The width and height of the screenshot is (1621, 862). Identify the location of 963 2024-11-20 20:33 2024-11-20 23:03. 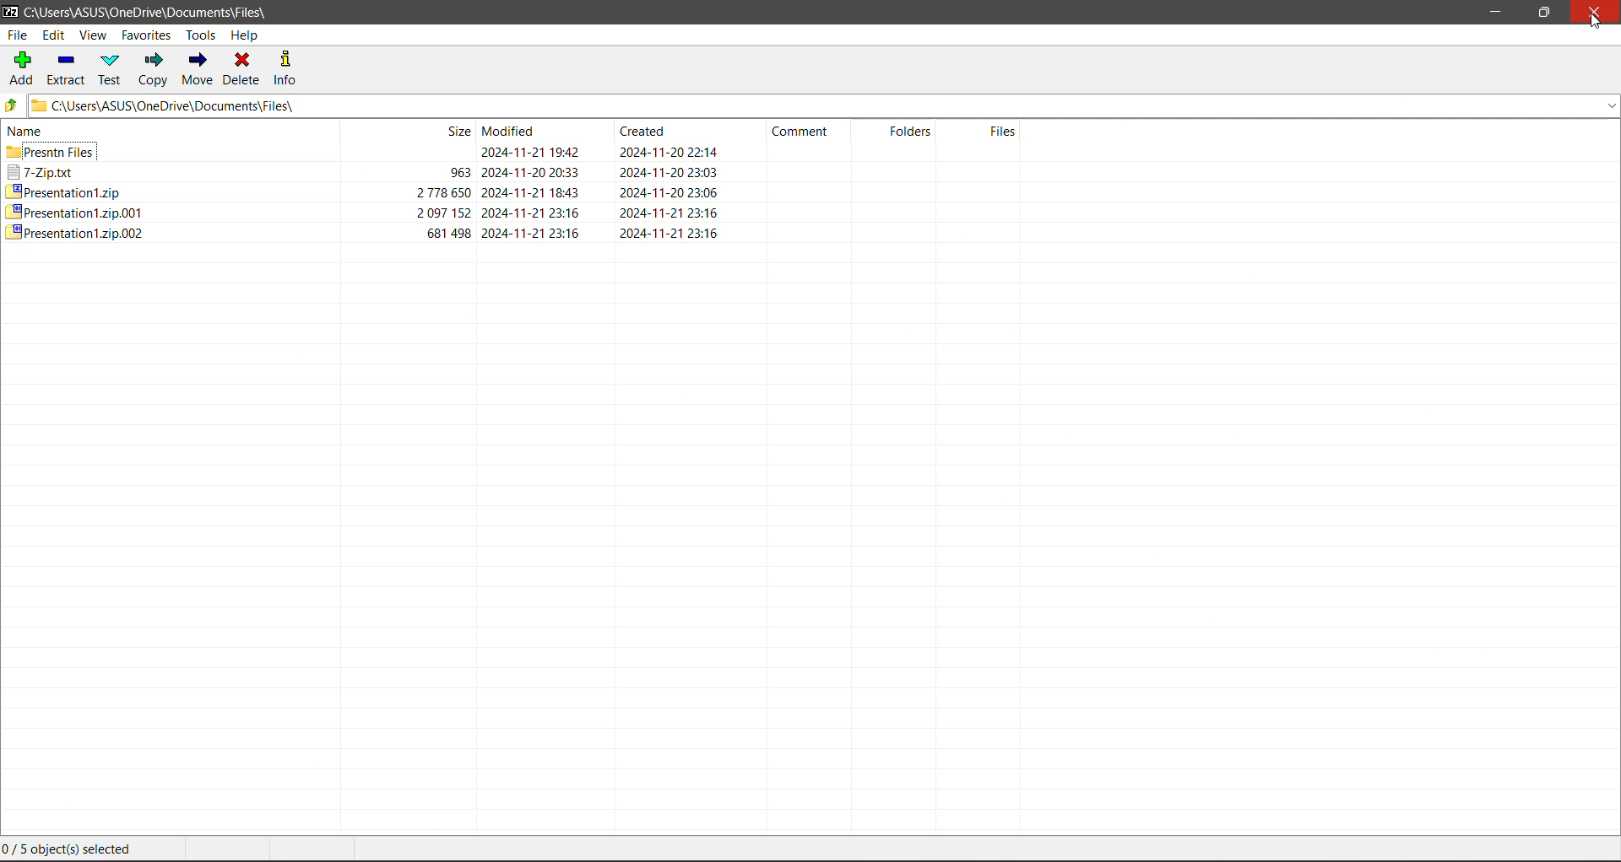
(591, 172).